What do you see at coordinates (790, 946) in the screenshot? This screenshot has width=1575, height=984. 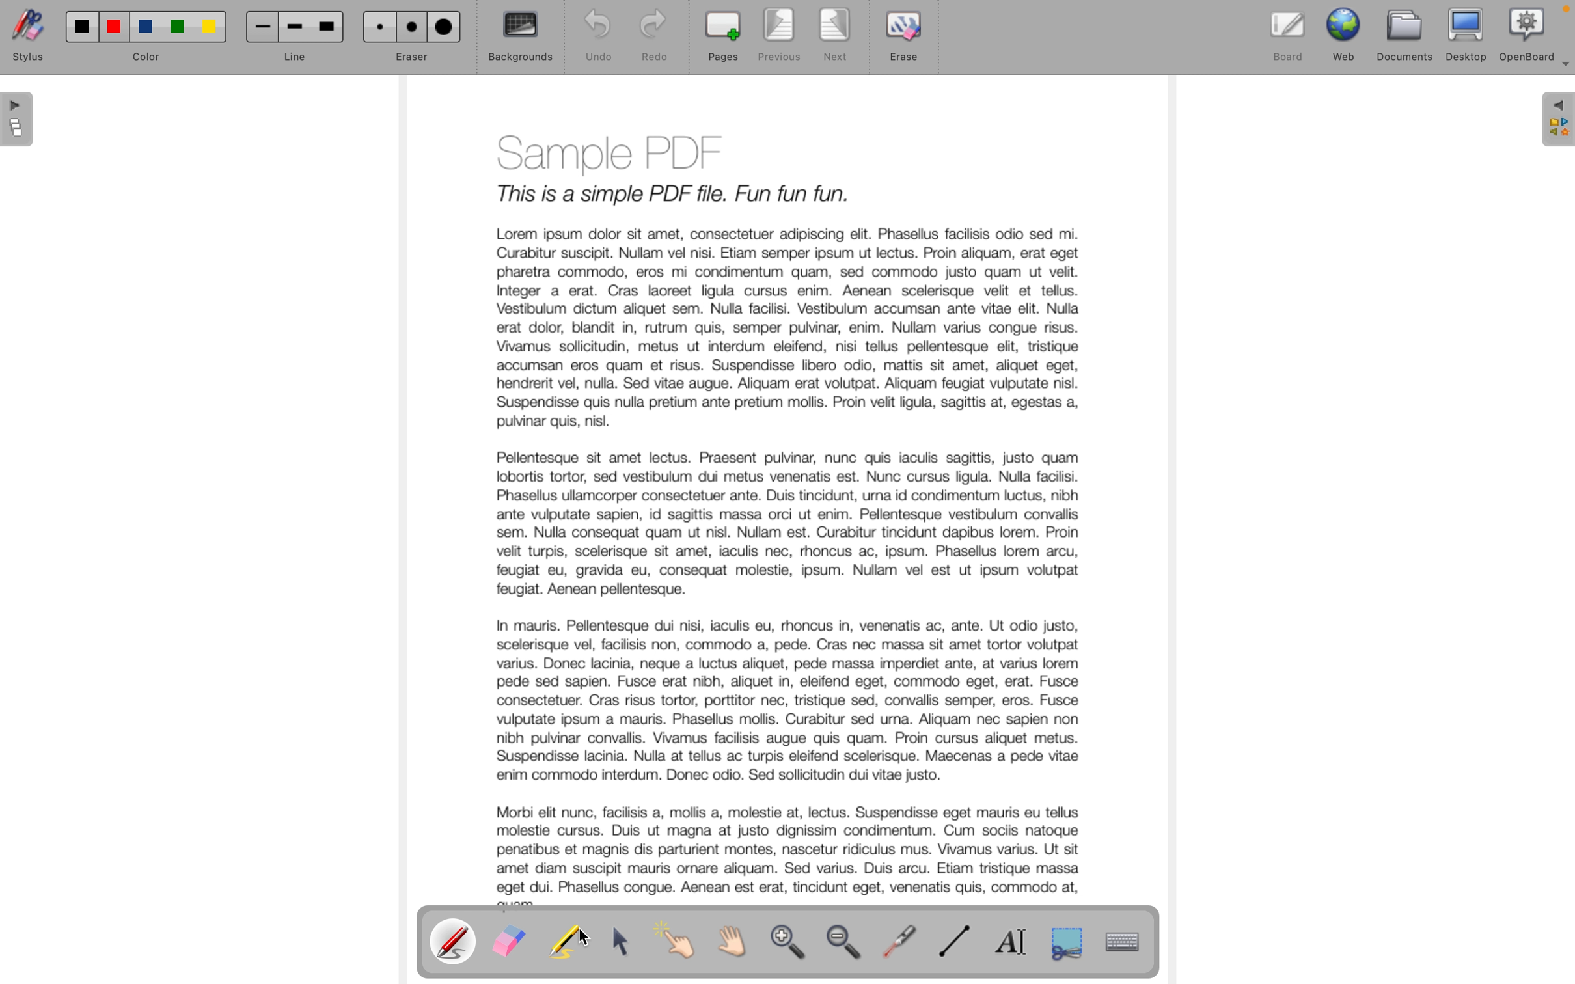 I see `zoom in` at bounding box center [790, 946].